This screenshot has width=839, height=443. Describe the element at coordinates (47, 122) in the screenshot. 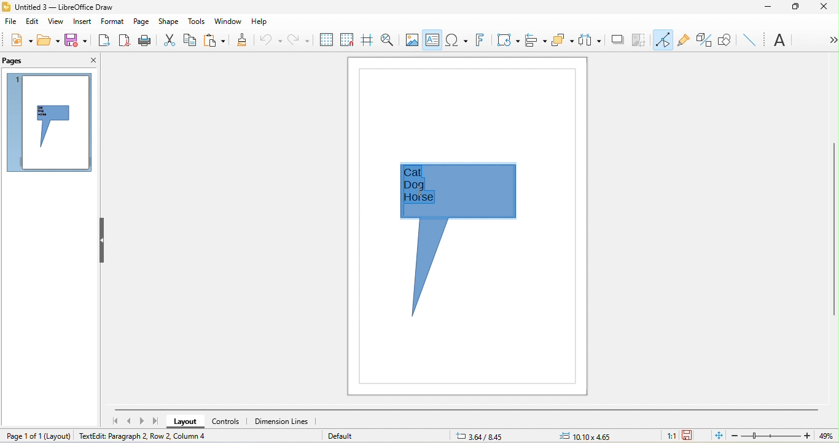

I see `page 1` at that location.